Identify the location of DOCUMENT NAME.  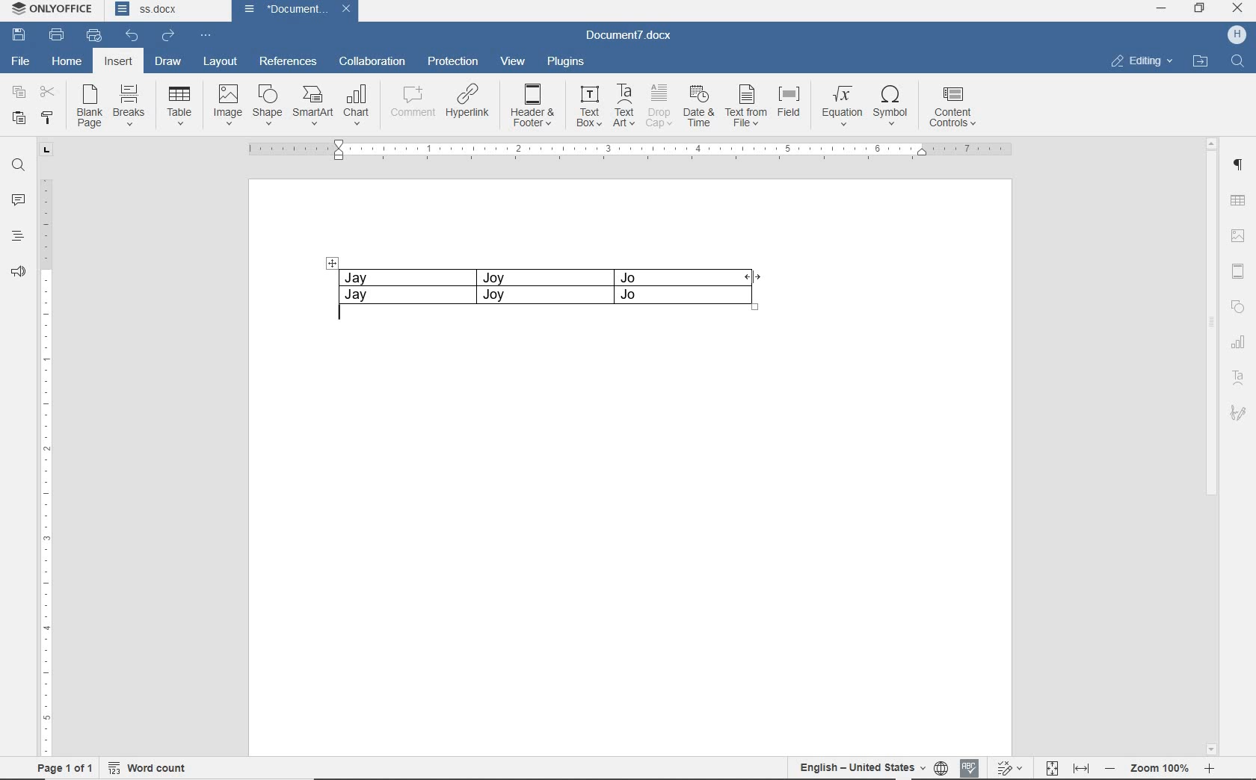
(632, 37).